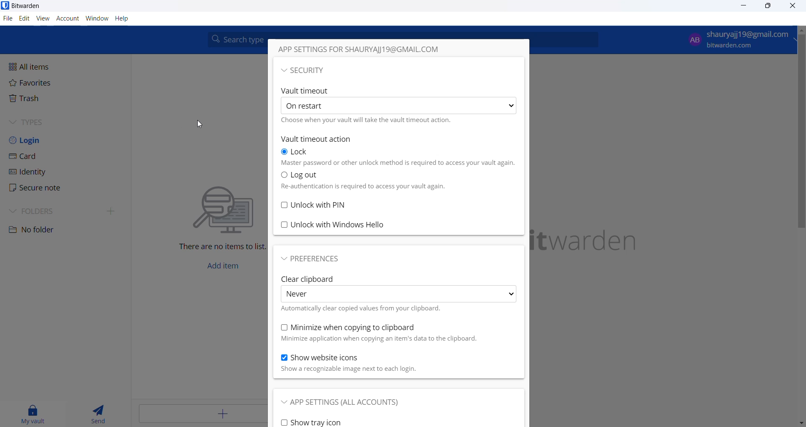  What do you see at coordinates (225, 268) in the screenshot?
I see `add item` at bounding box center [225, 268].